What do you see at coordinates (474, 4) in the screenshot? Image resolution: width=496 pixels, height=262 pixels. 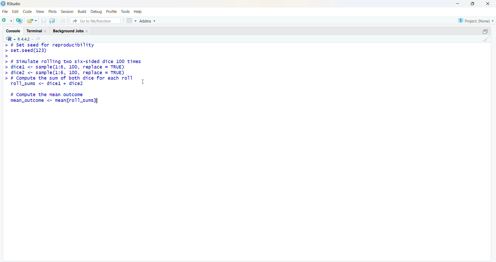 I see `maximise` at bounding box center [474, 4].